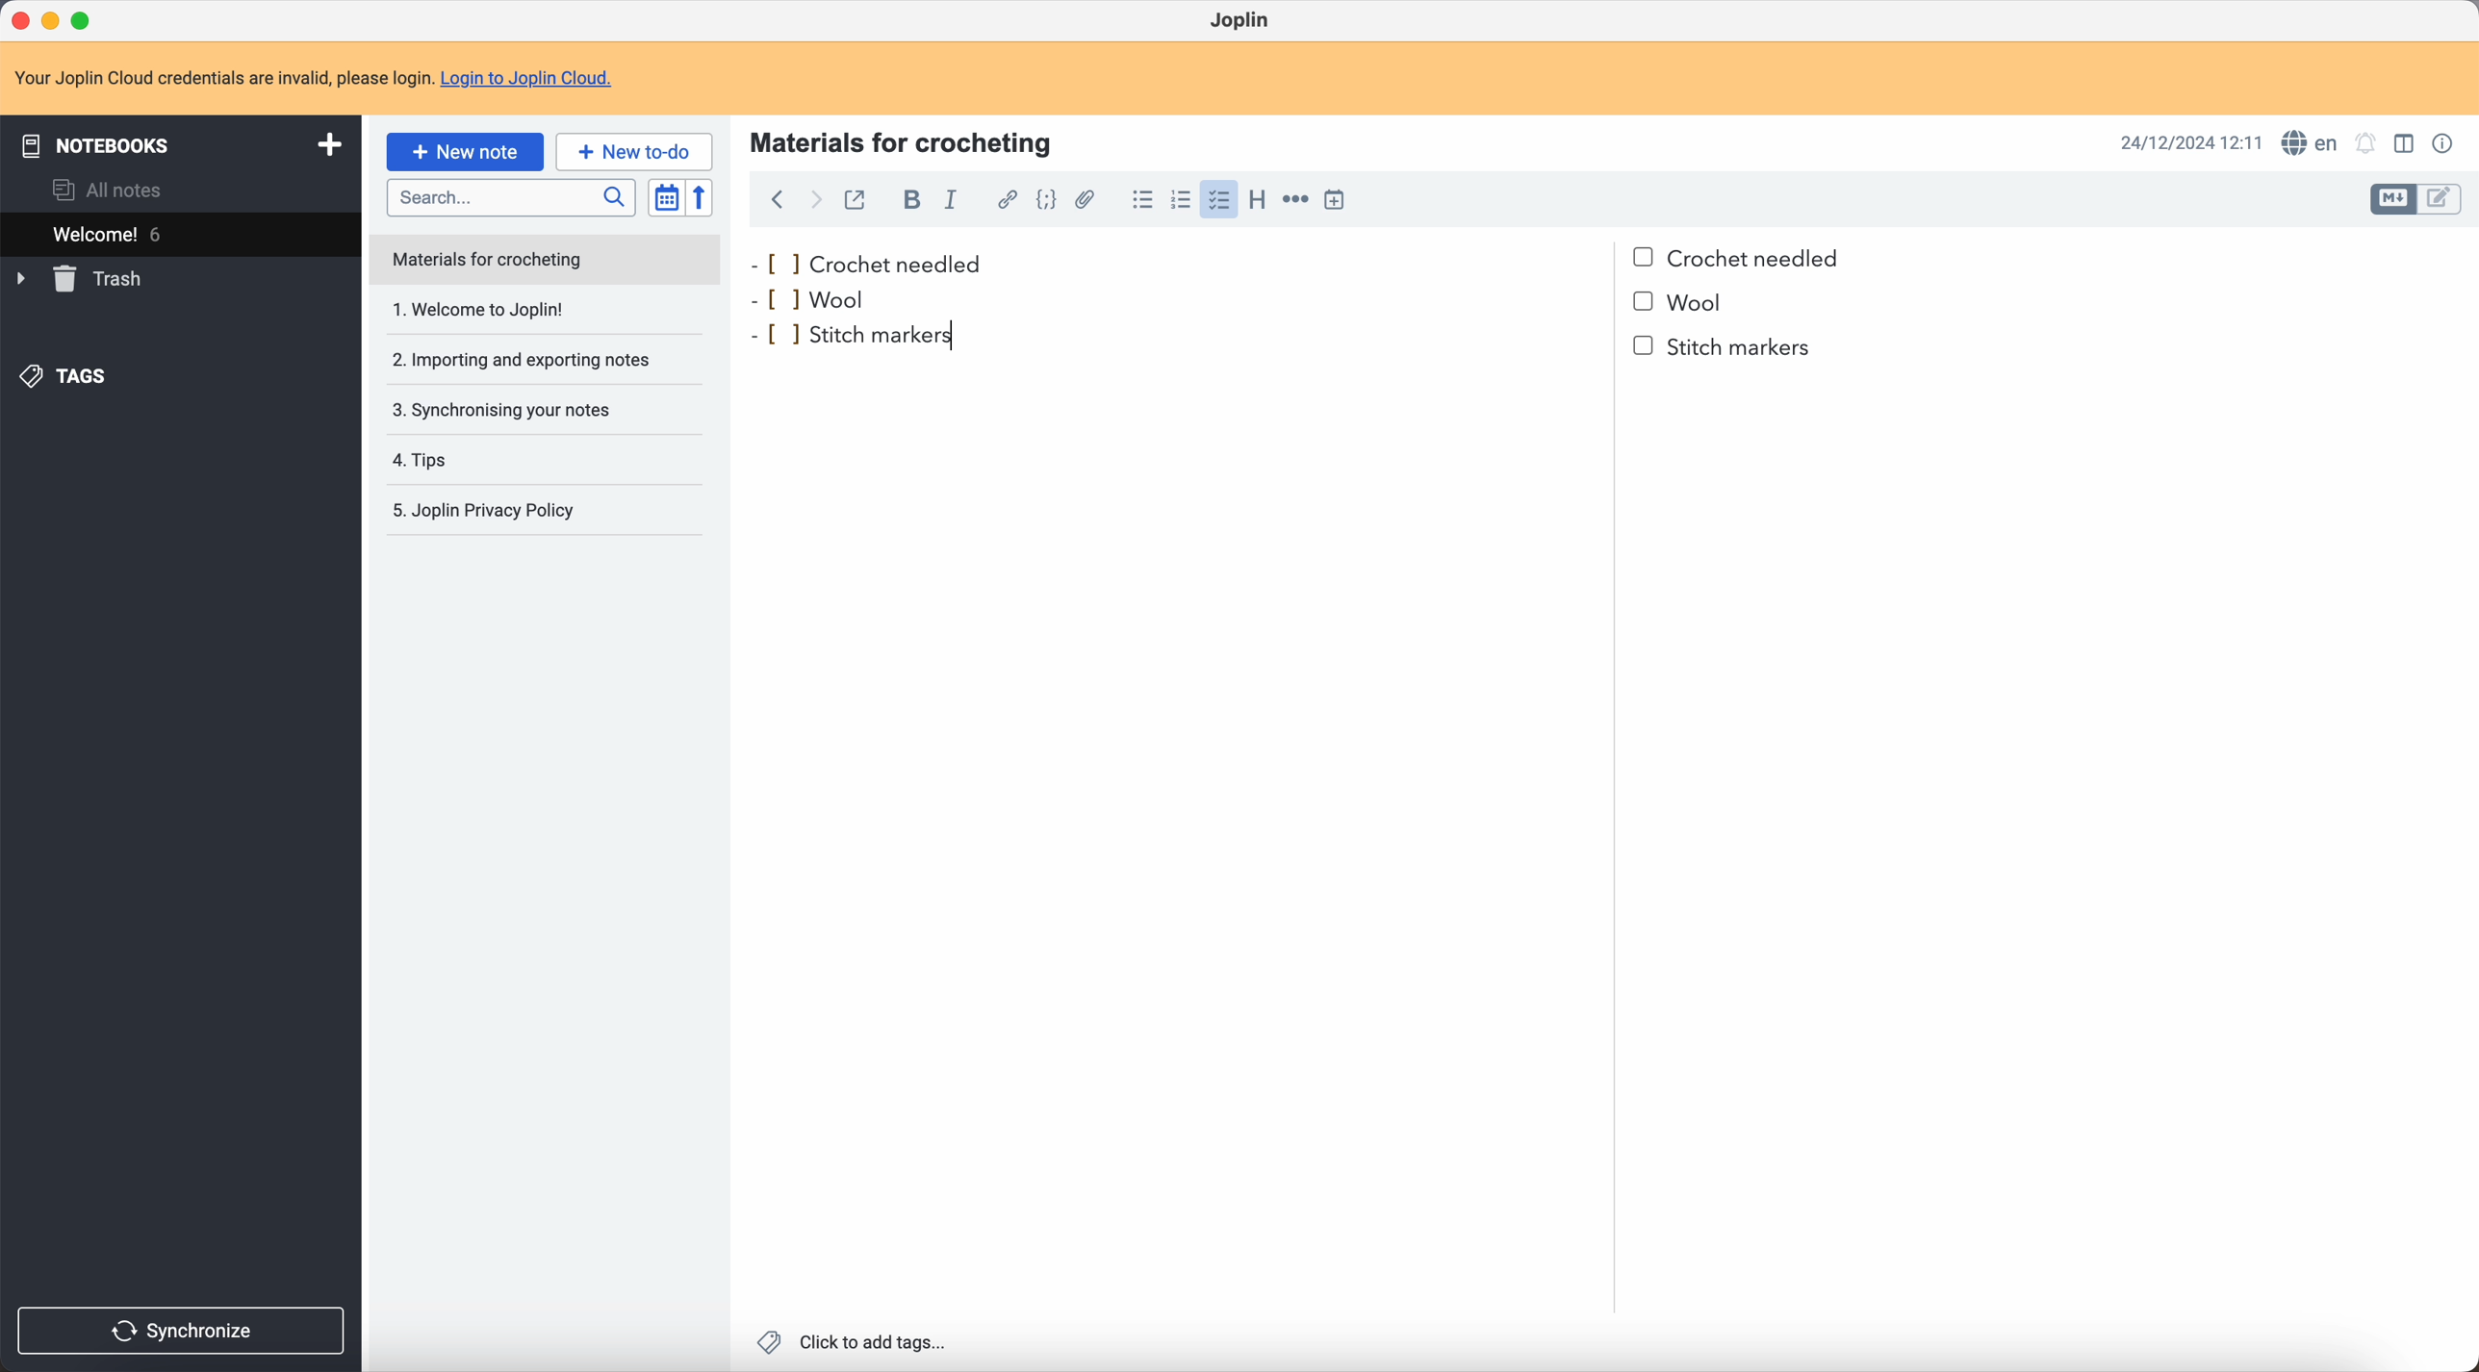 This screenshot has height=1372, width=2479. Describe the element at coordinates (1140, 199) in the screenshot. I see `bulleted list` at that location.